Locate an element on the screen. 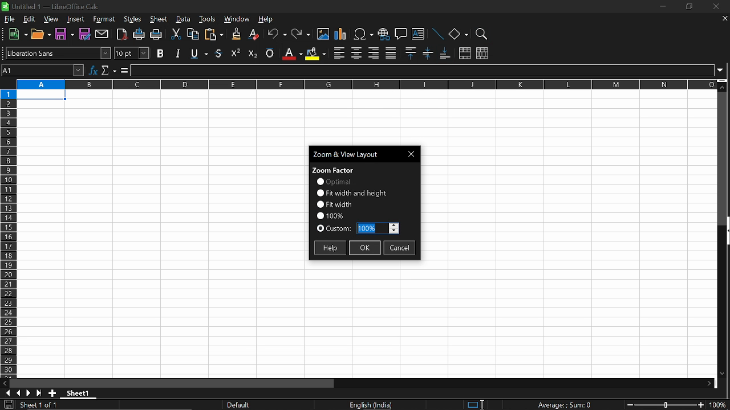 This screenshot has height=410, width=730. file is located at coordinates (10, 19).